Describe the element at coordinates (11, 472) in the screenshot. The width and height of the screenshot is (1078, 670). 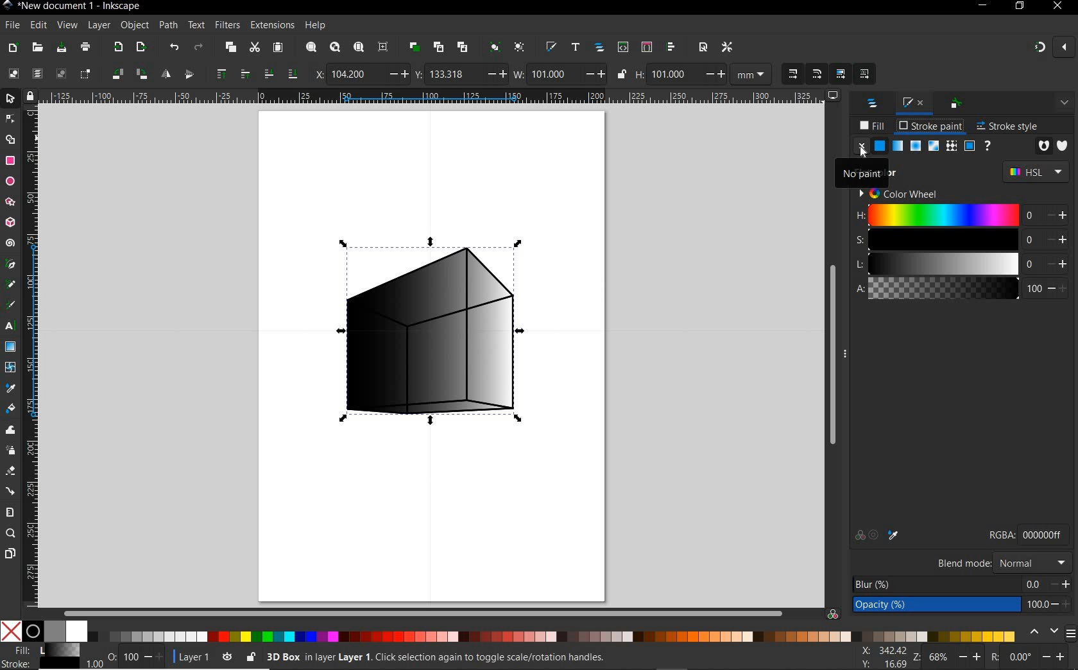
I see `ERASER TOOL` at that location.